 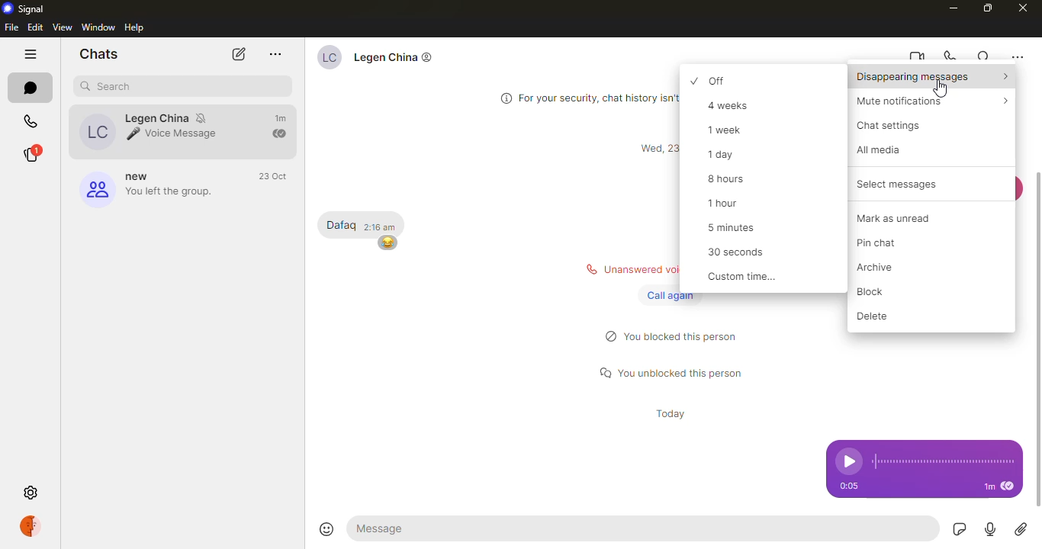 I want to click on time, so click(x=383, y=227).